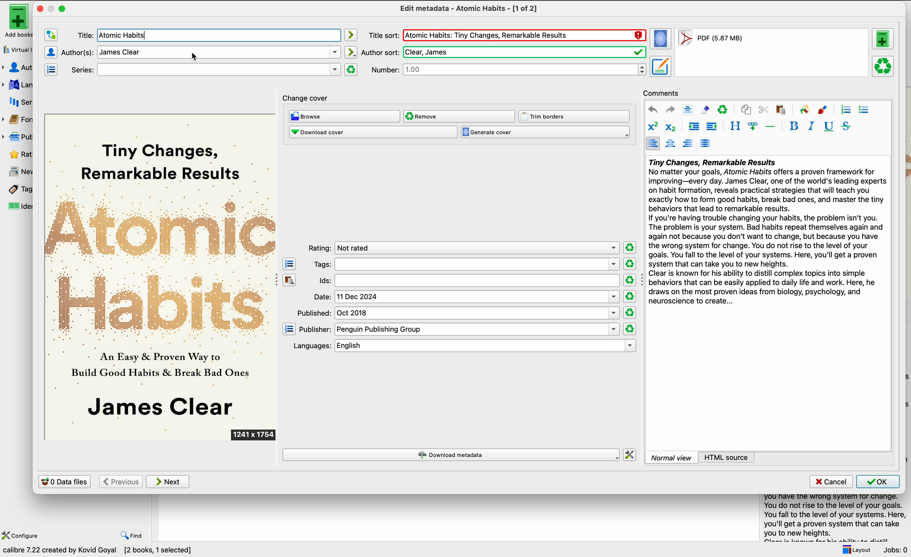  What do you see at coordinates (670, 110) in the screenshot?
I see `redo` at bounding box center [670, 110].